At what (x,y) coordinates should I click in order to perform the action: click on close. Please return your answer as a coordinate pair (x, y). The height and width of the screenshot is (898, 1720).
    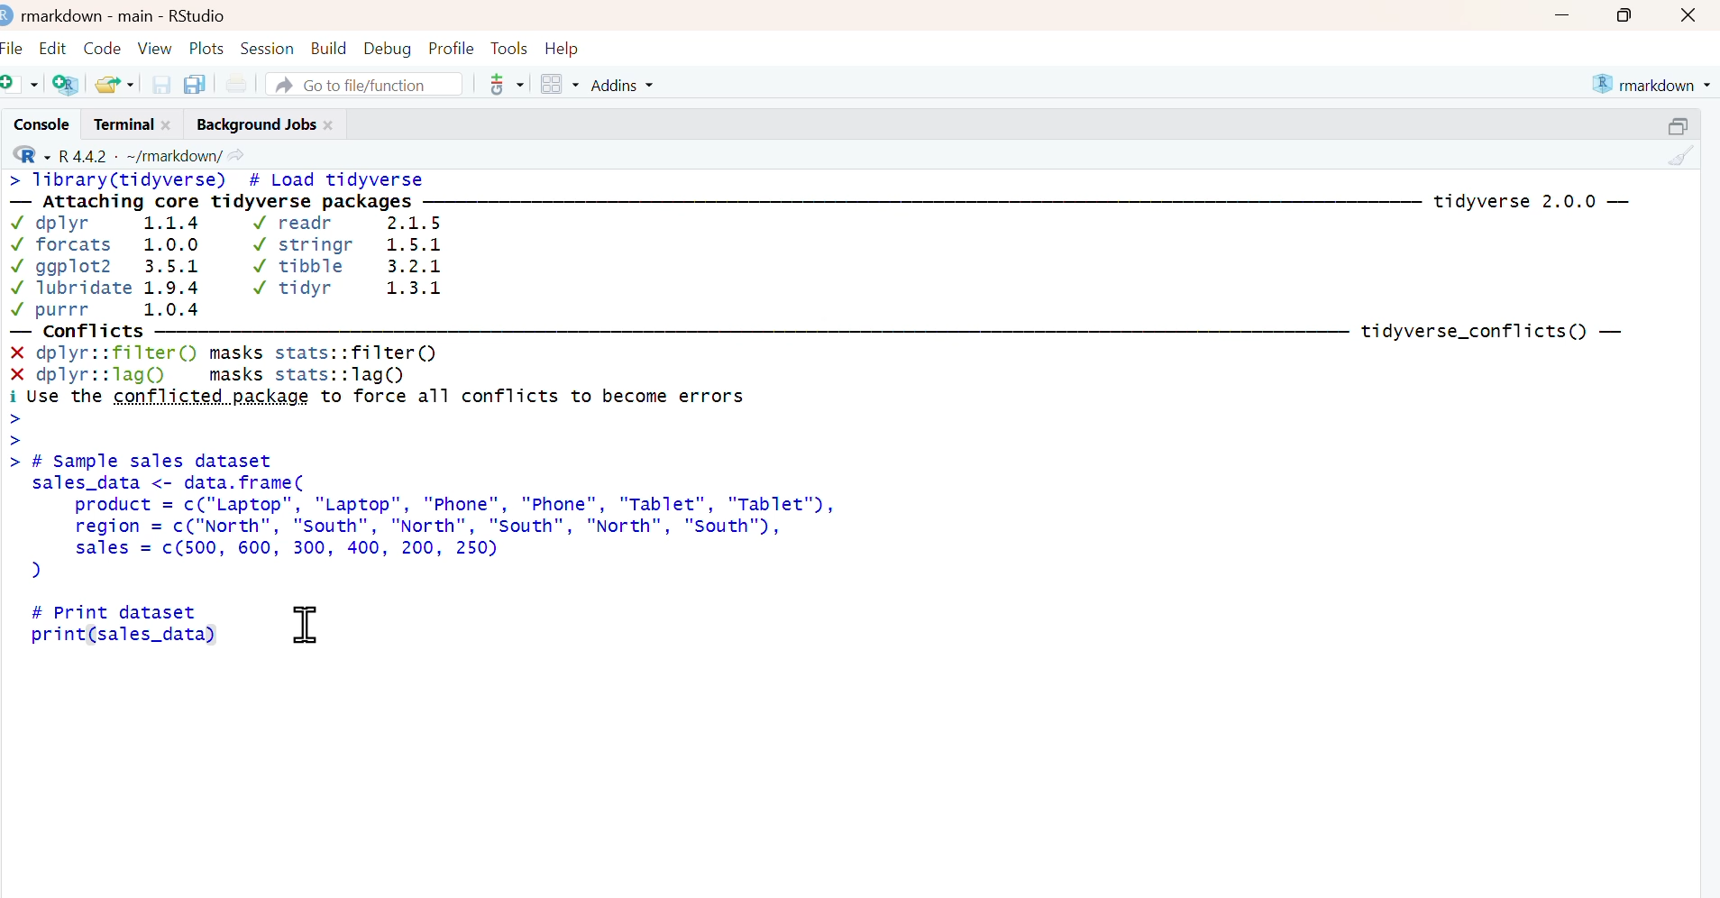
    Looking at the image, I should click on (332, 123).